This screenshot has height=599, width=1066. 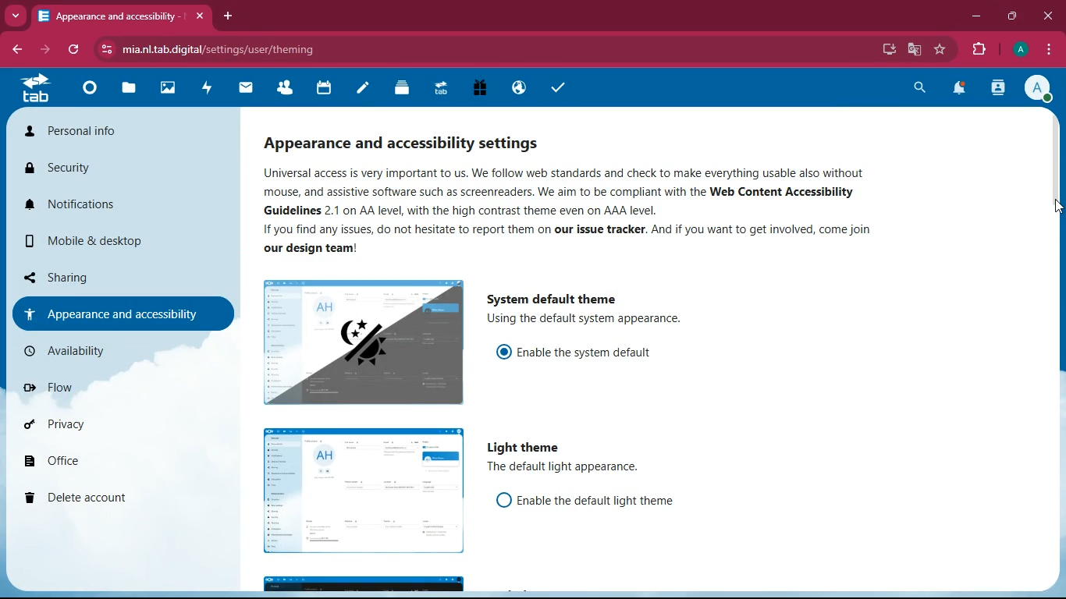 I want to click on security, so click(x=78, y=169).